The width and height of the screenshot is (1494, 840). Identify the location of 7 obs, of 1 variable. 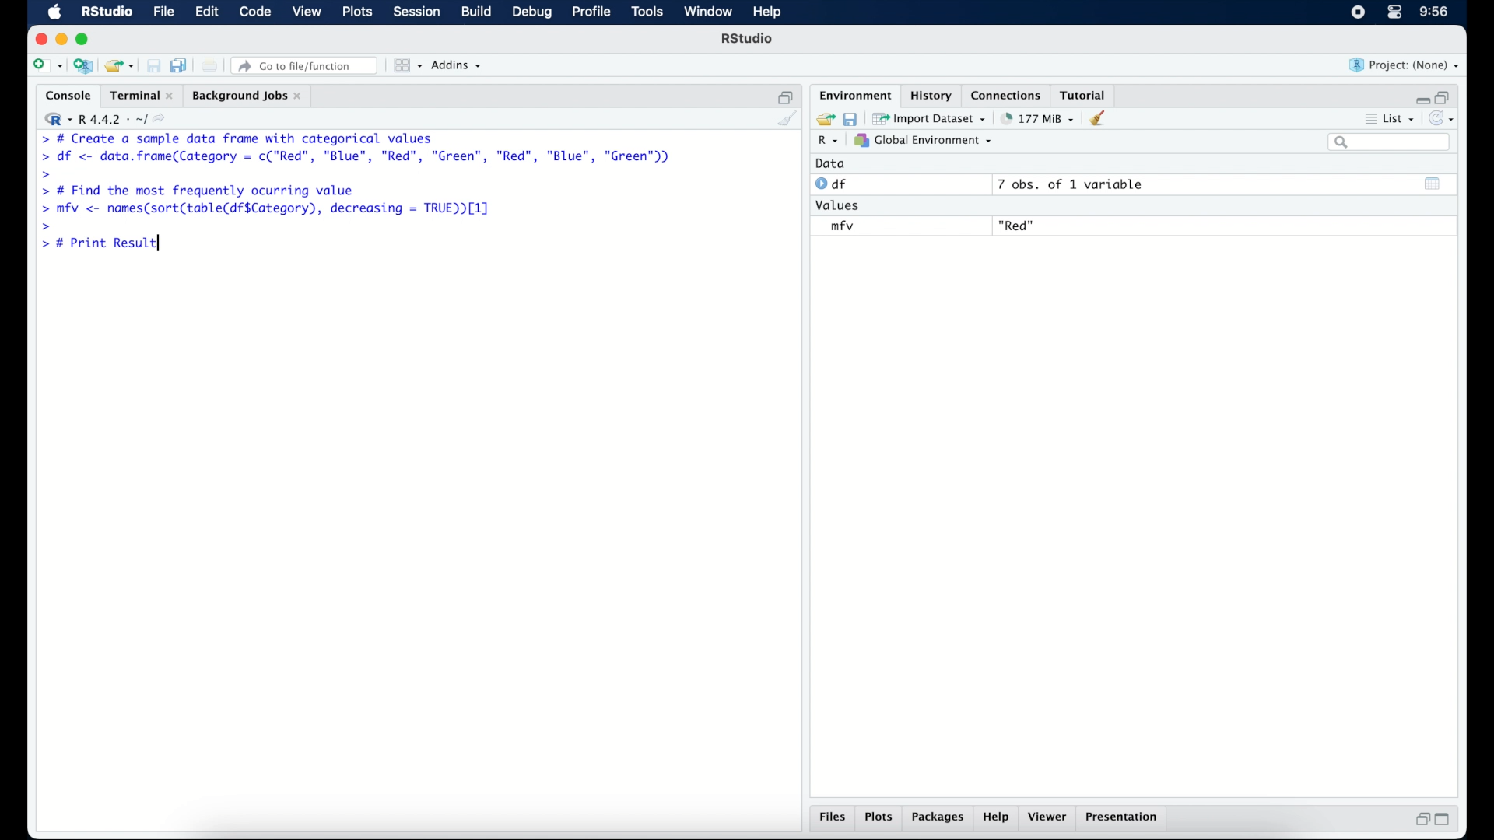
(1071, 185).